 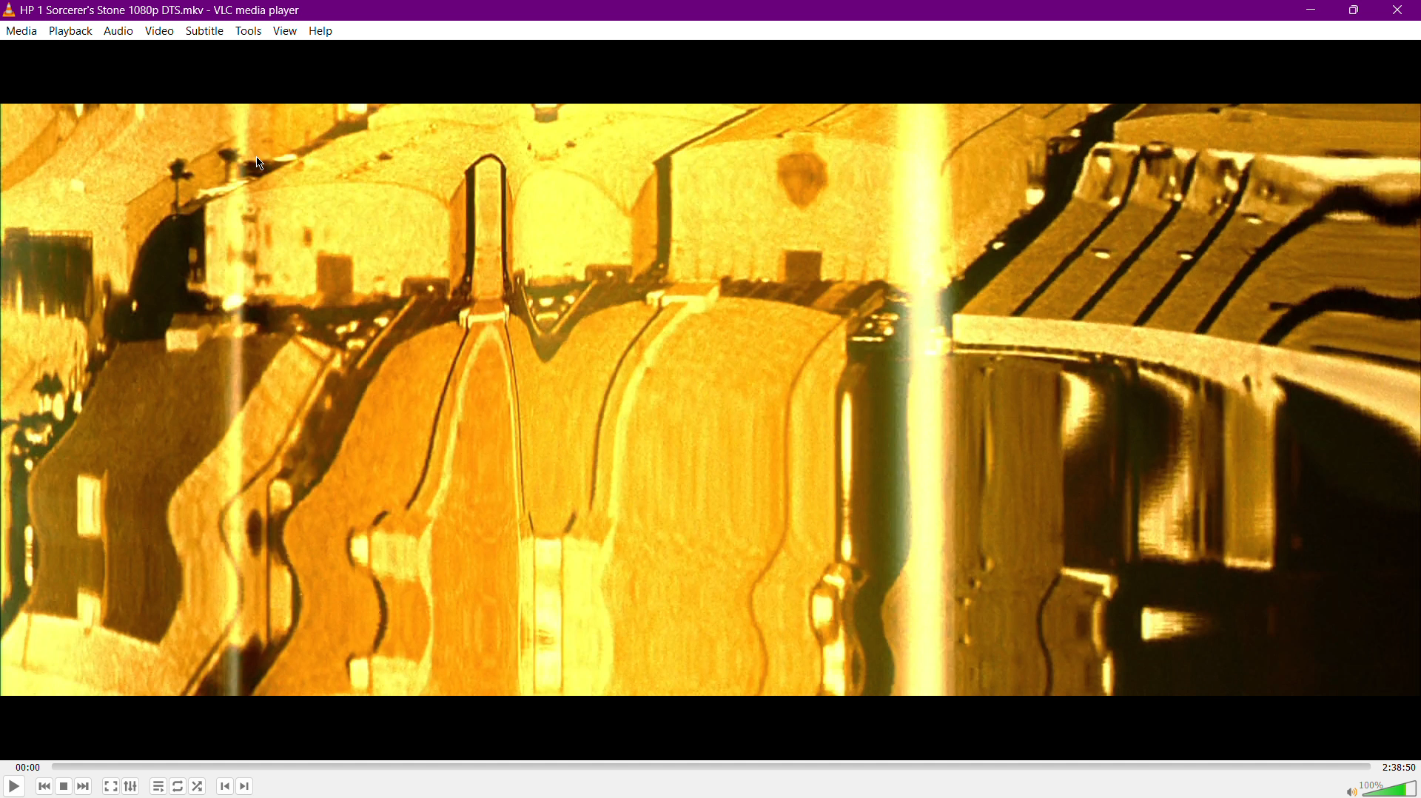 I want to click on Playback, so click(x=70, y=30).